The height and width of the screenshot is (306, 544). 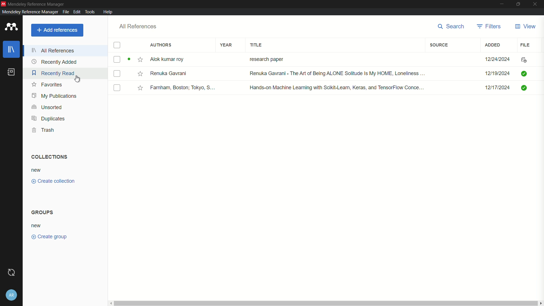 What do you see at coordinates (54, 62) in the screenshot?
I see `recently added` at bounding box center [54, 62].